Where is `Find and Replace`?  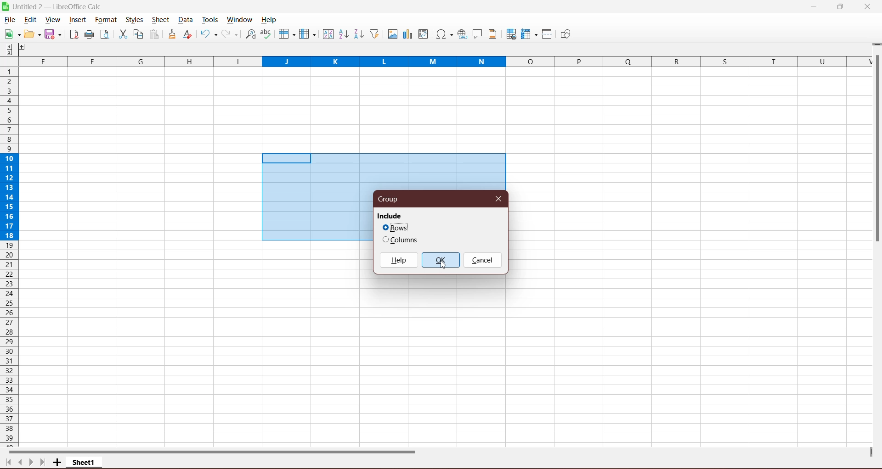
Find and Replace is located at coordinates (250, 34).